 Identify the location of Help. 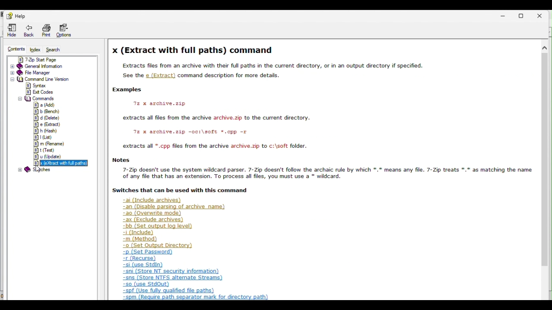
(16, 16).